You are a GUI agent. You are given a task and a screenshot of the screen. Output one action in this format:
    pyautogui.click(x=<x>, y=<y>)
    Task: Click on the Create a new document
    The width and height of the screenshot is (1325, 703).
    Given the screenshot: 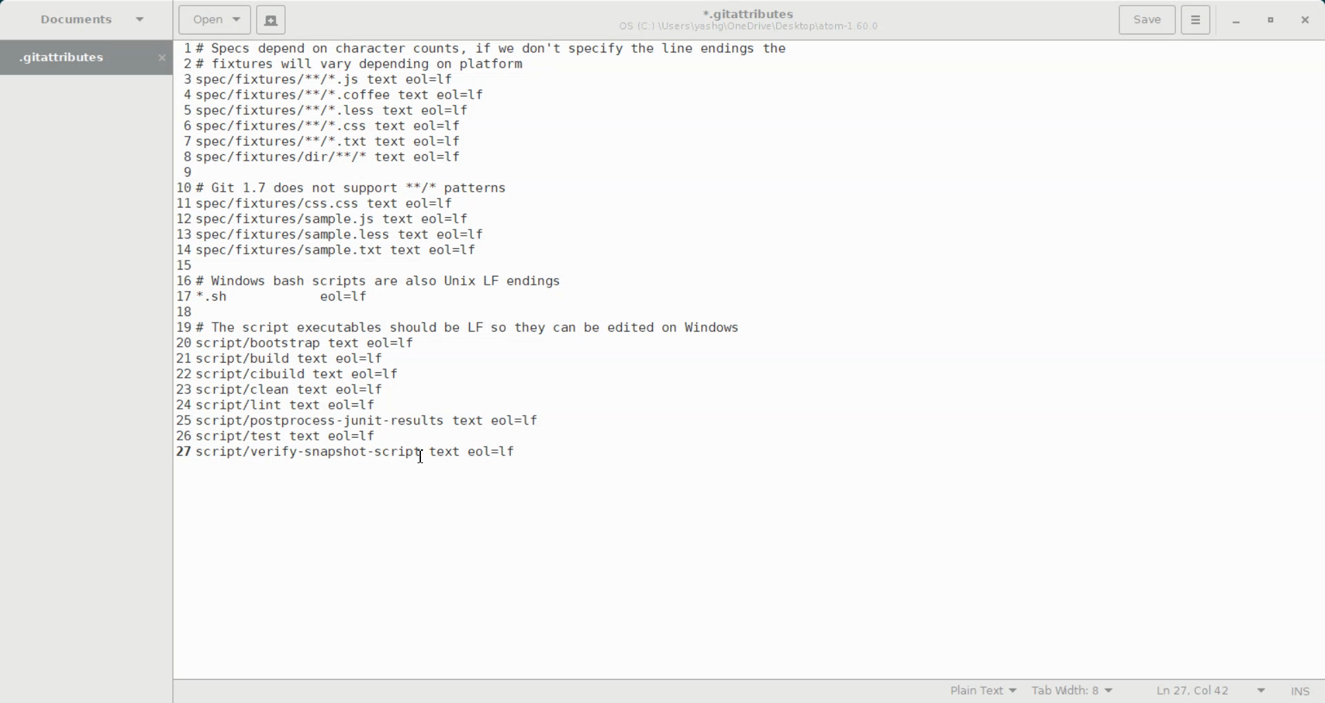 What is the action you would take?
    pyautogui.click(x=272, y=20)
    